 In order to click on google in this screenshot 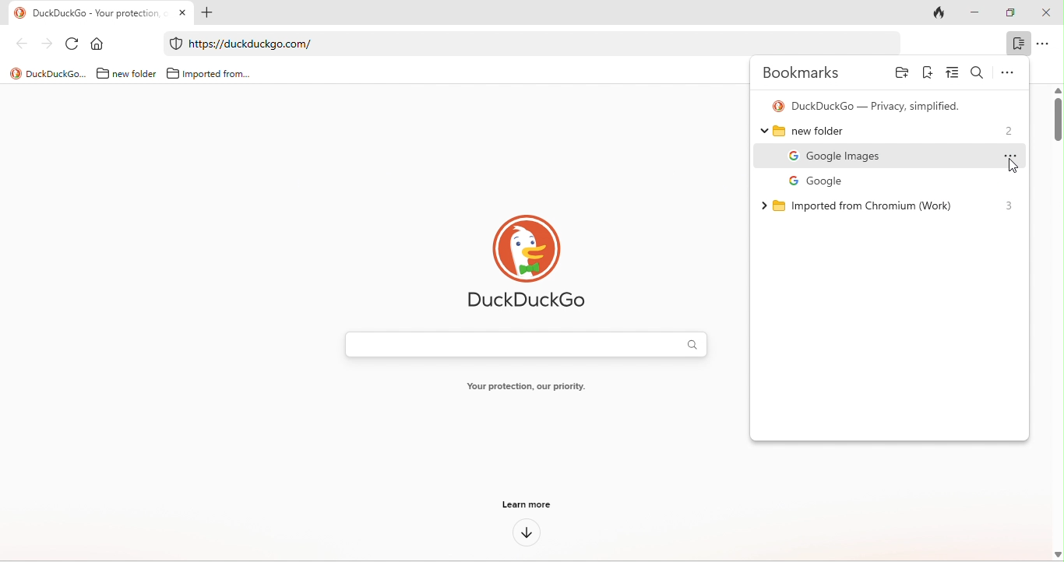, I will do `click(809, 180)`.